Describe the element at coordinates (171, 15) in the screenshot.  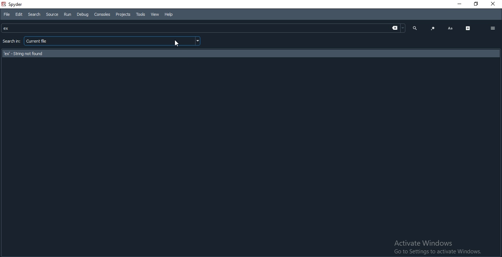
I see `Help` at that location.